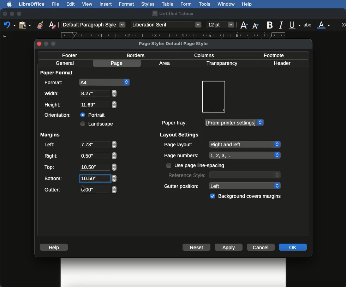 Image resolution: width=346 pixels, height=287 pixels. What do you see at coordinates (83, 189) in the screenshot?
I see `` at bounding box center [83, 189].